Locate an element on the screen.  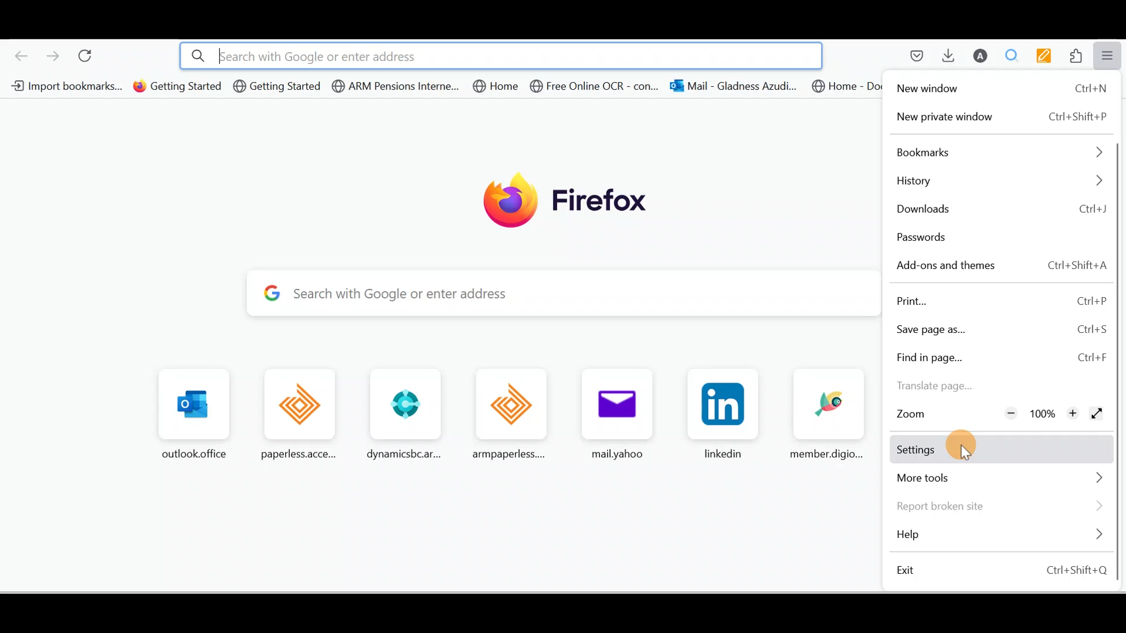
Multi keywords highlighter is located at coordinates (1040, 55).